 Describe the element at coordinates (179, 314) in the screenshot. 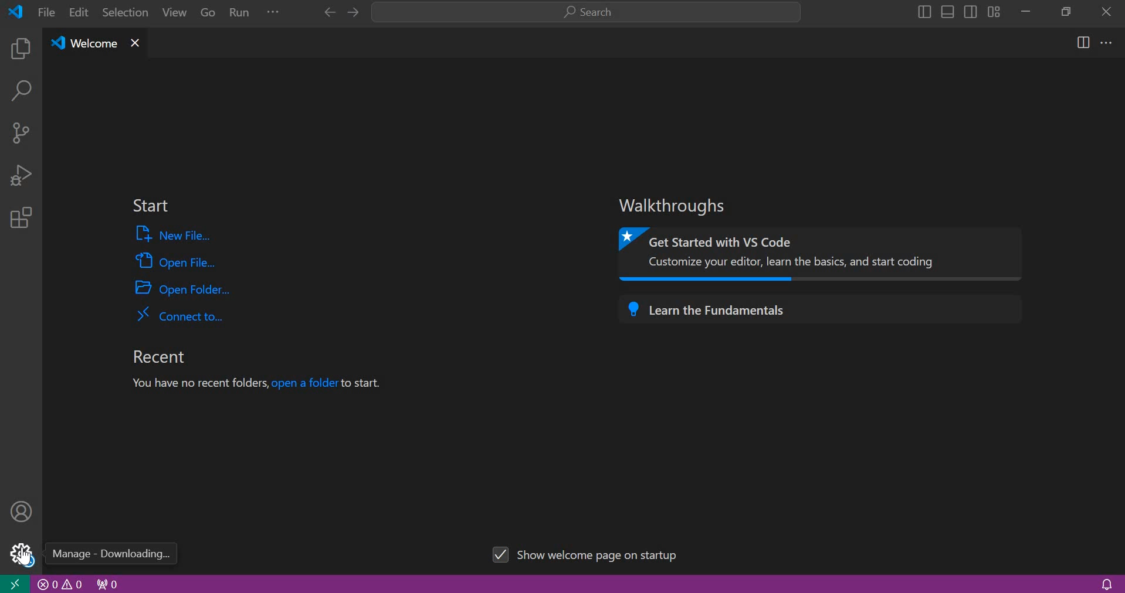

I see `connect to` at that location.